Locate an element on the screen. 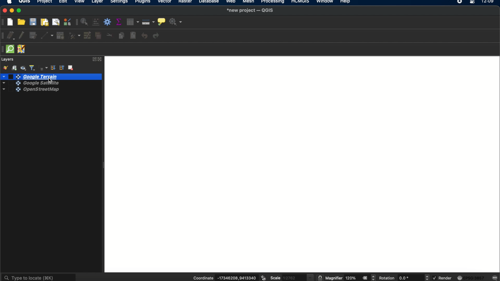  redo is located at coordinates (157, 36).